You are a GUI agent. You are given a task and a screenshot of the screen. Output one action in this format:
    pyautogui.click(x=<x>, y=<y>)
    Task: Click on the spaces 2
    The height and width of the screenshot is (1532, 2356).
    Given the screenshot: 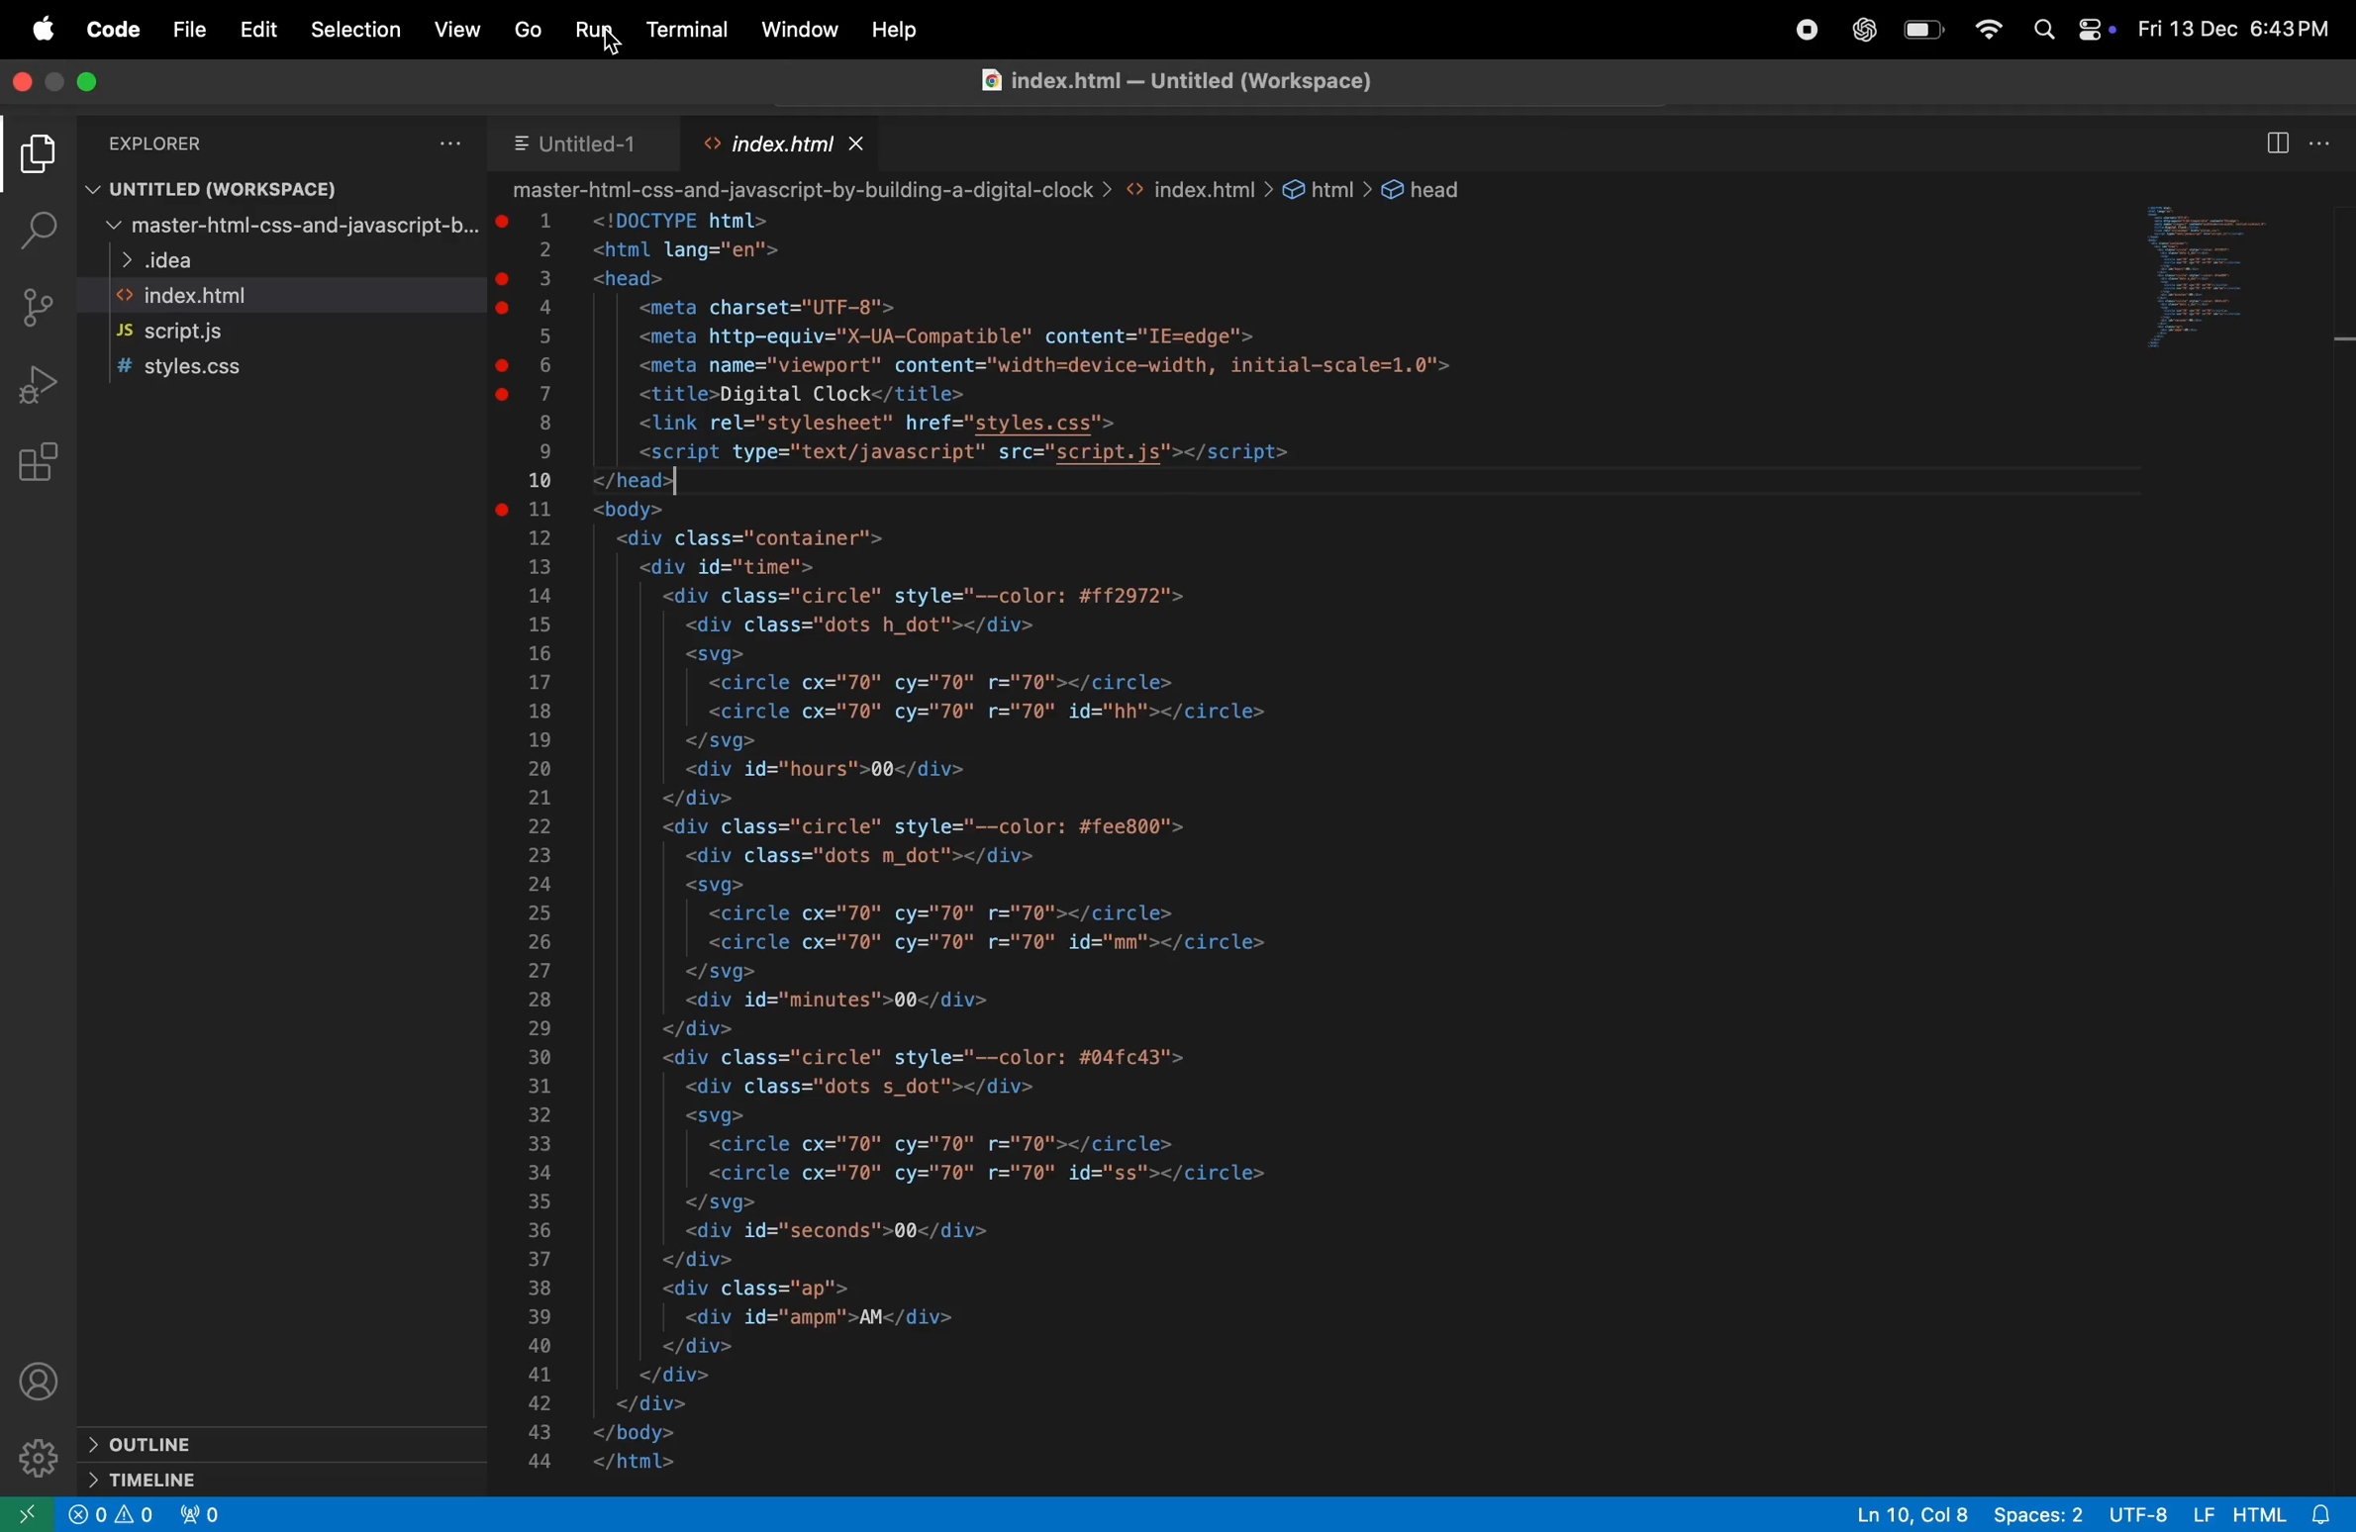 What is the action you would take?
    pyautogui.click(x=2044, y=1515)
    